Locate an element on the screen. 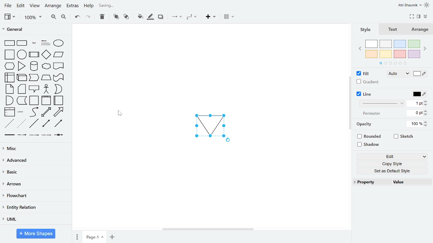  hexagon is located at coordinates (9, 66).